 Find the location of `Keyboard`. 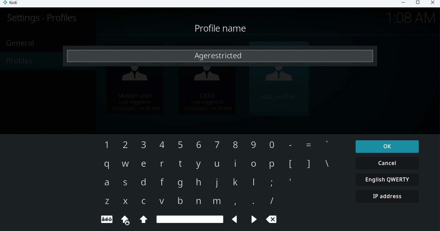

Keyboard is located at coordinates (185, 181).